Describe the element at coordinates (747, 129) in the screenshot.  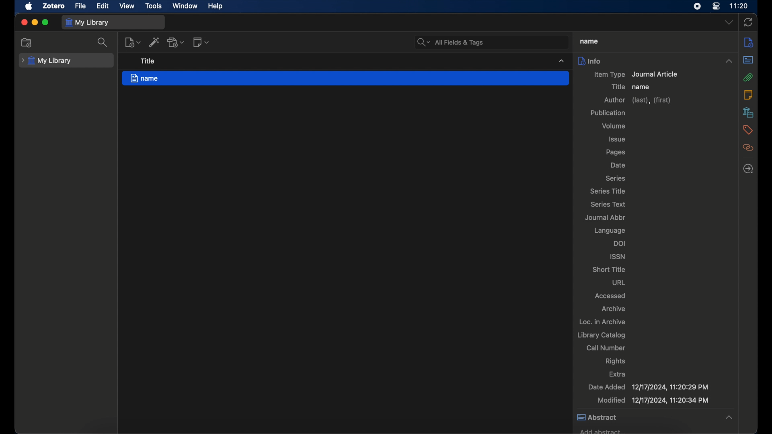
I see `tags` at that location.